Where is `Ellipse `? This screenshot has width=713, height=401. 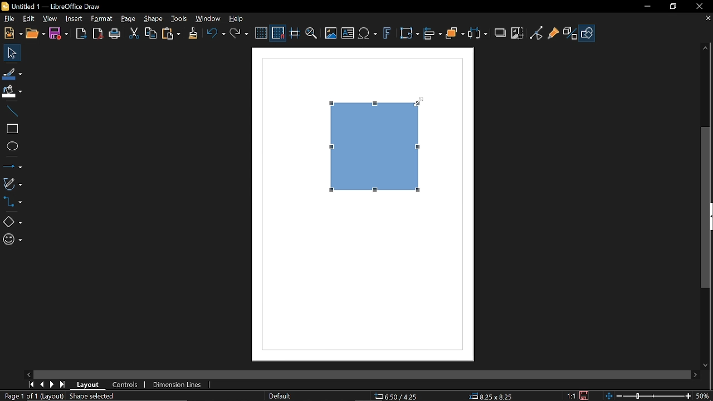 Ellipse  is located at coordinates (11, 146).